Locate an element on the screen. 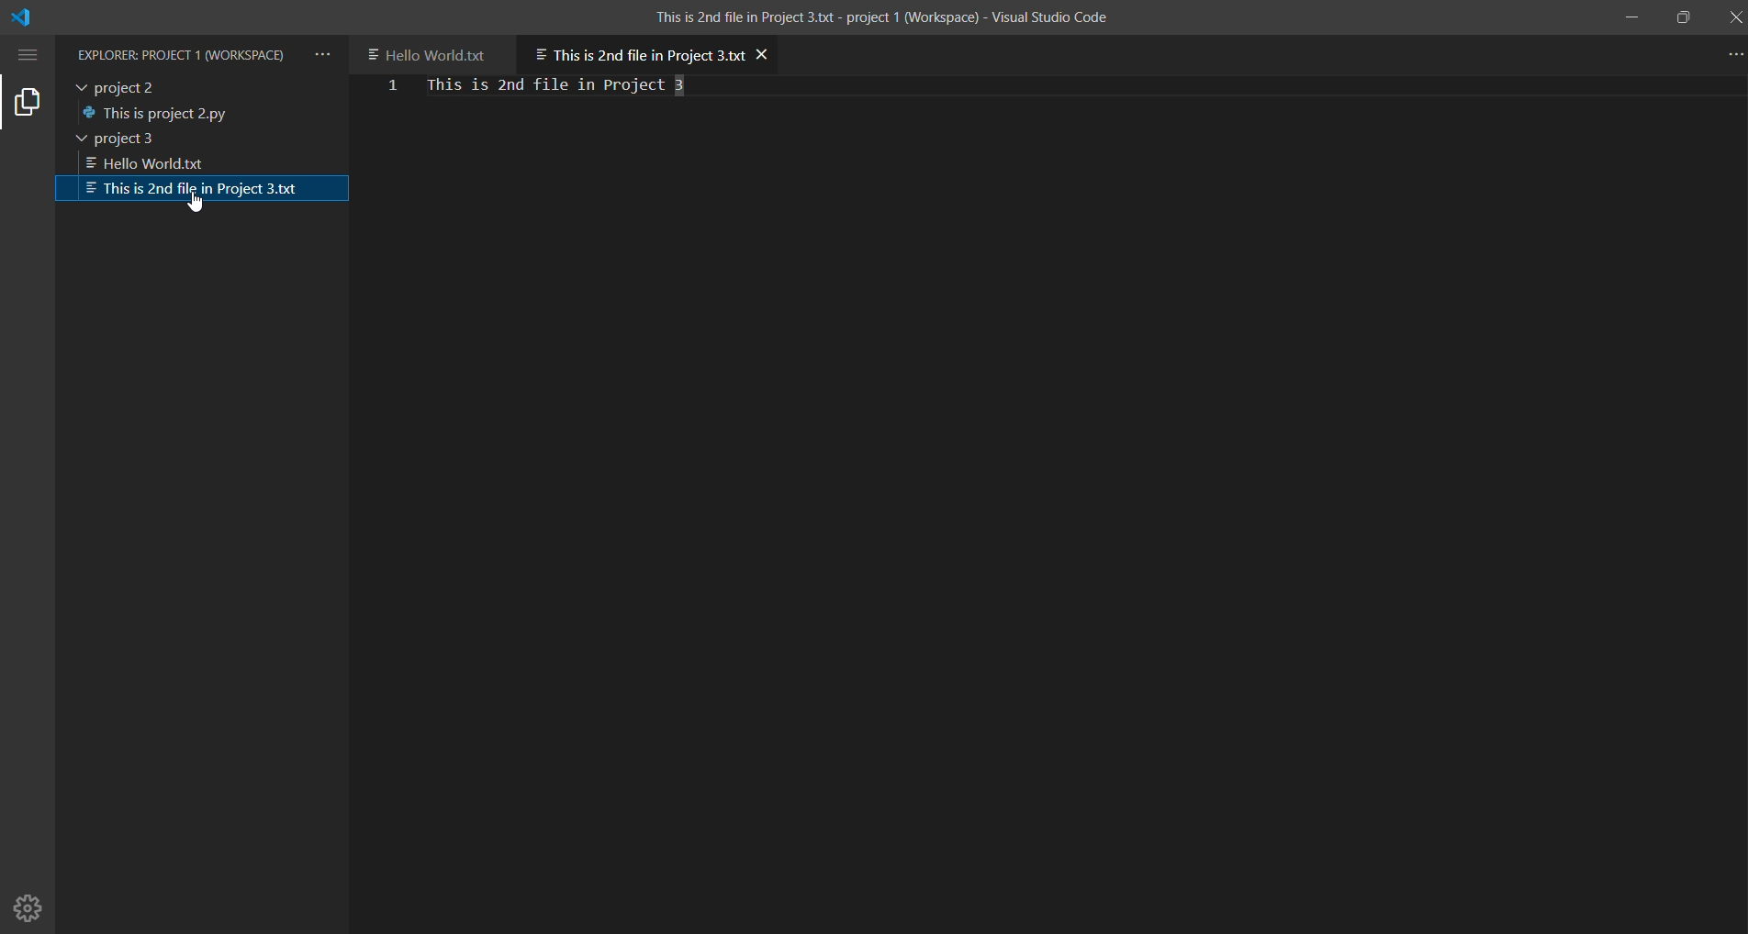 The width and height of the screenshot is (1748, 934). Manage is located at coordinates (30, 901).